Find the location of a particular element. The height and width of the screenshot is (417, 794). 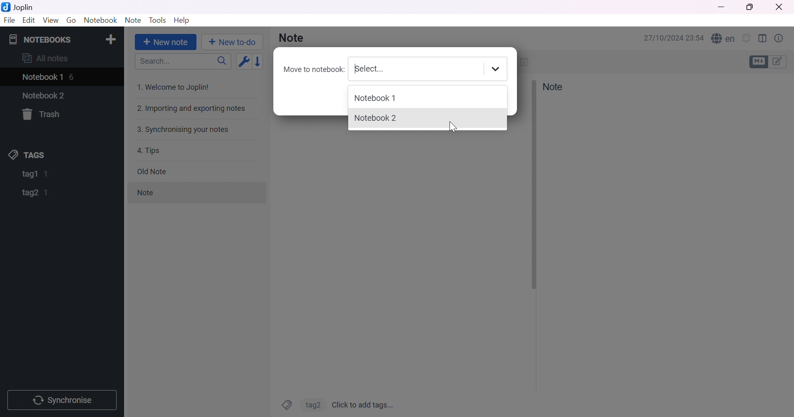

Add notebook is located at coordinates (111, 39).